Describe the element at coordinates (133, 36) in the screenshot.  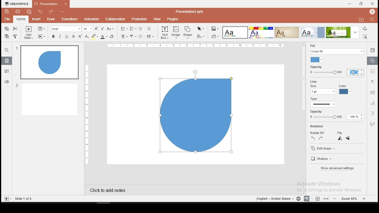
I see `vertical alignment` at that location.